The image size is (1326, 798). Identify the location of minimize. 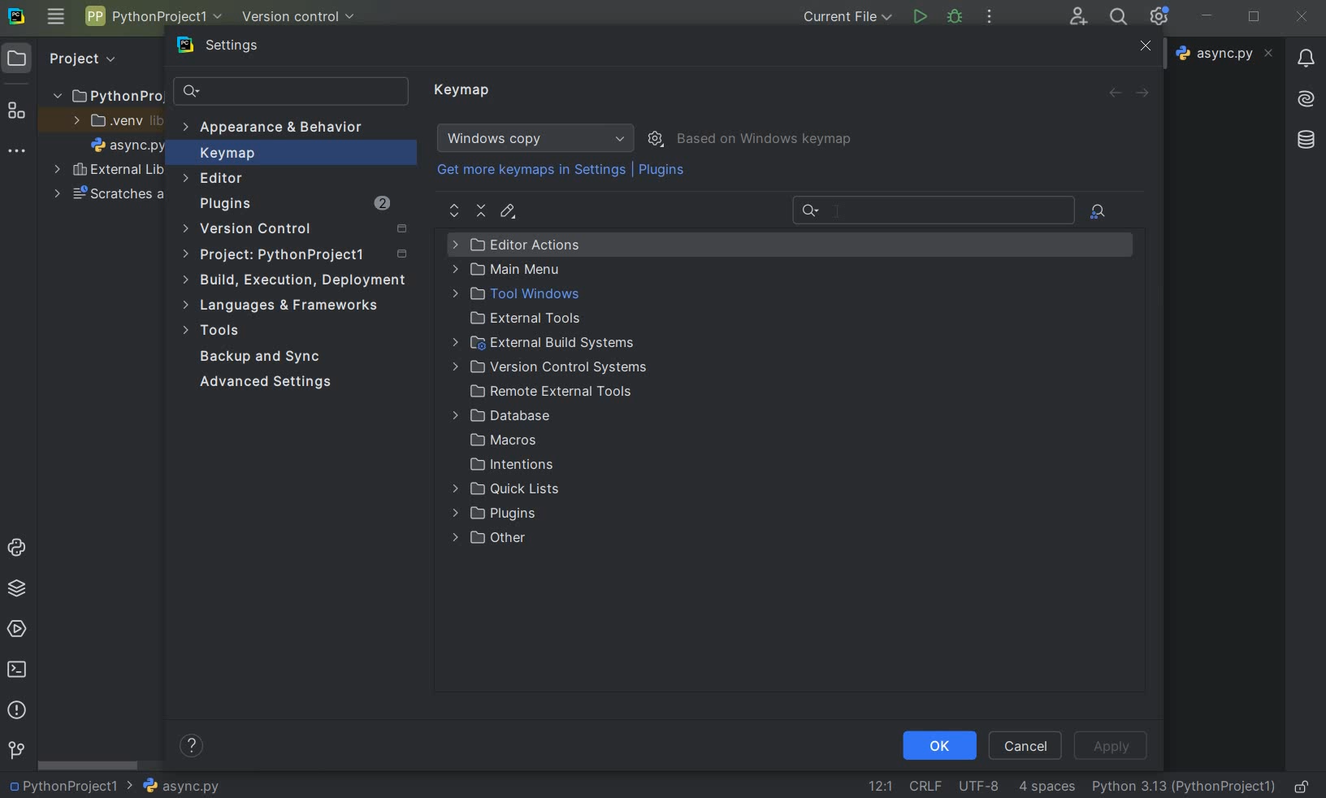
(1207, 15).